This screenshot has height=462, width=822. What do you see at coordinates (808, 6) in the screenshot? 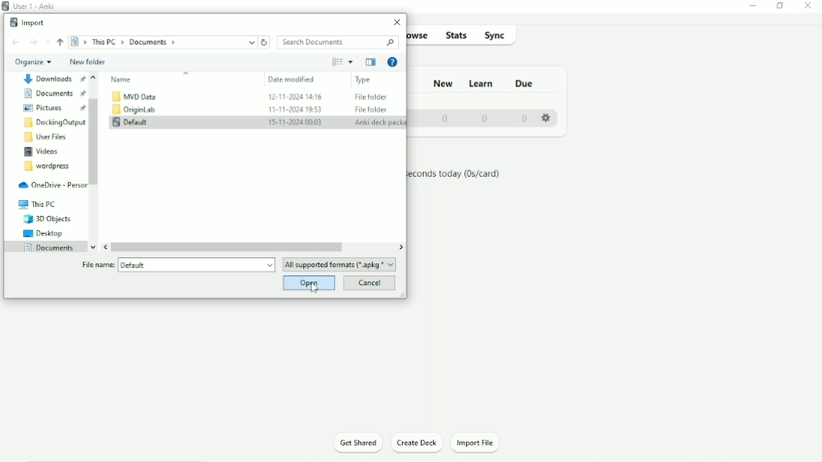
I see `Close` at bounding box center [808, 6].